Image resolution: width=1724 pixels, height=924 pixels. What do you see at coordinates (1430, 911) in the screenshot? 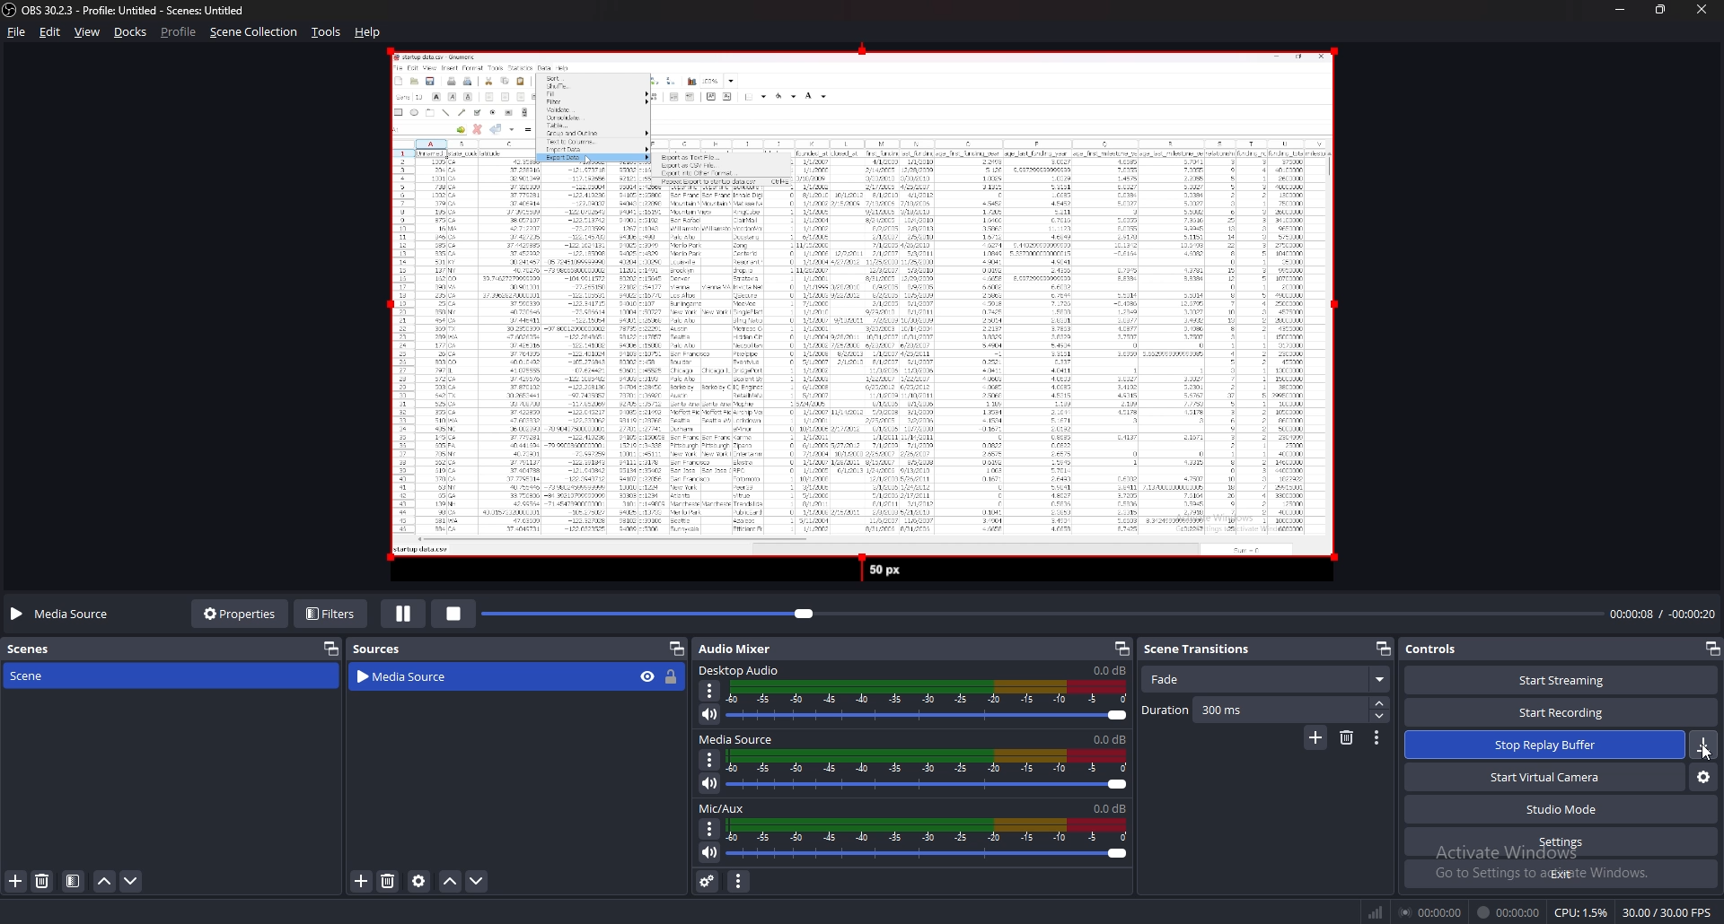
I see `00:00:00` at bounding box center [1430, 911].